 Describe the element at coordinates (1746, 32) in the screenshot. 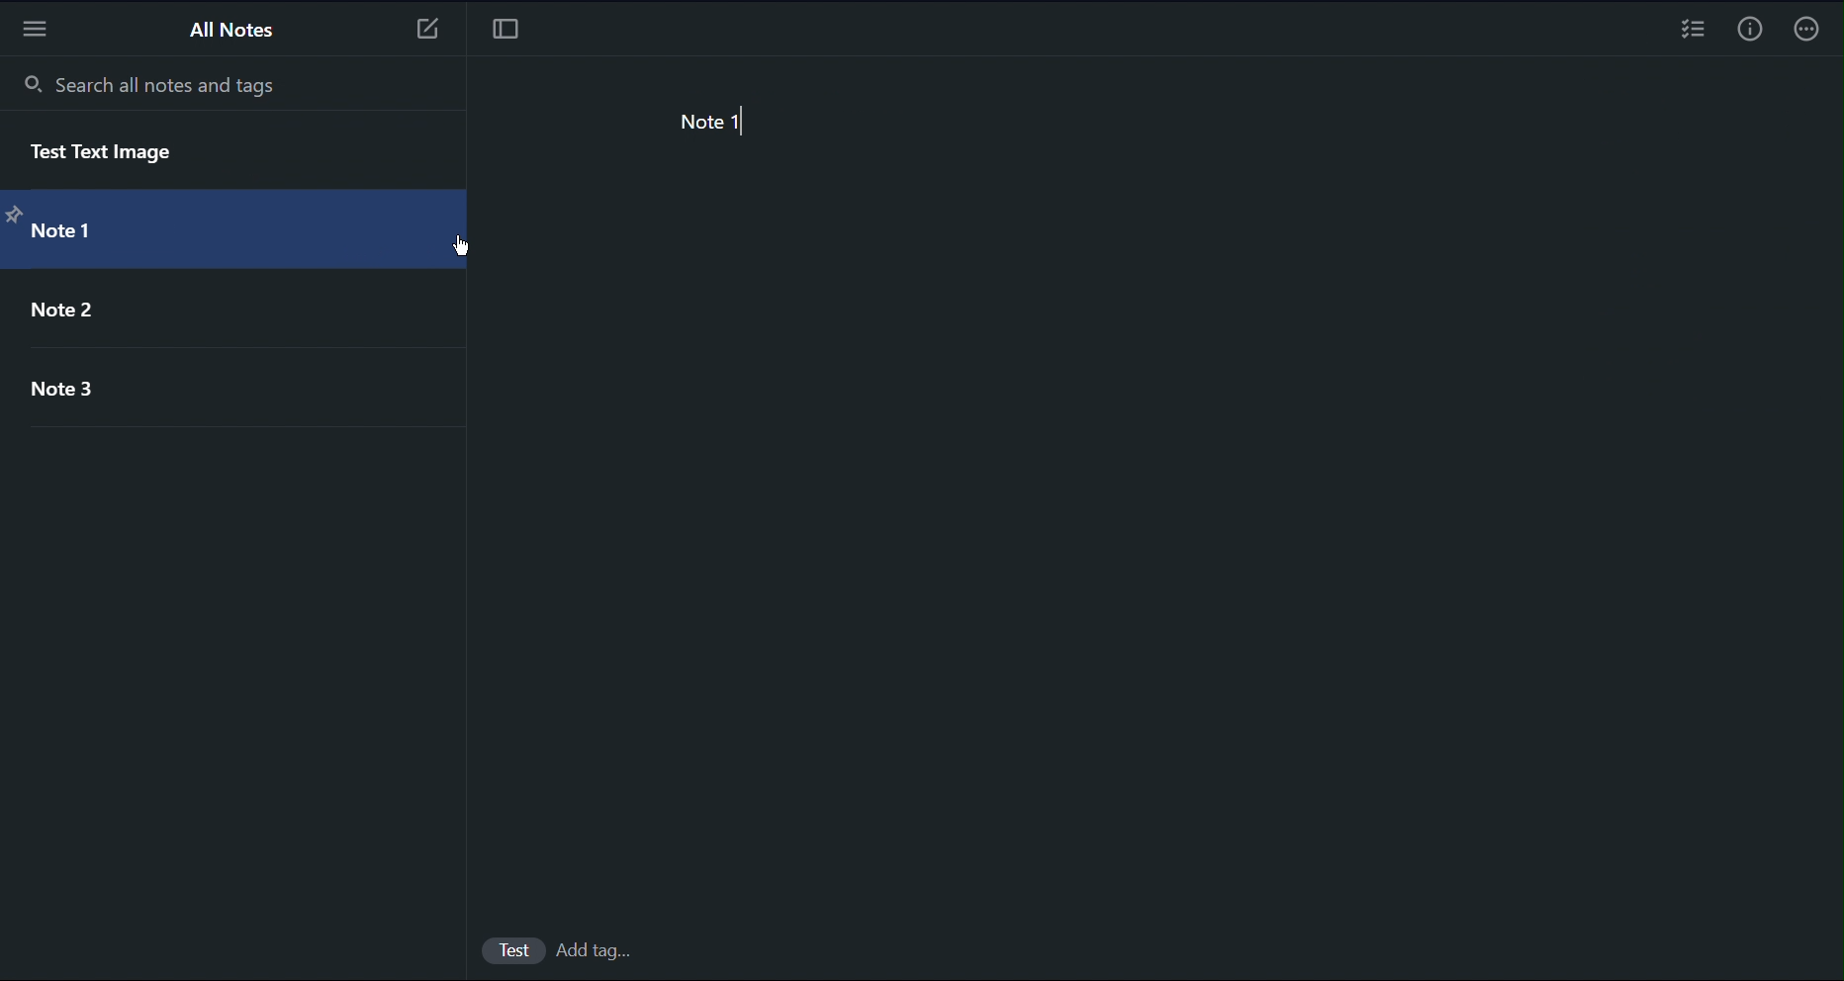

I see `Info` at that location.